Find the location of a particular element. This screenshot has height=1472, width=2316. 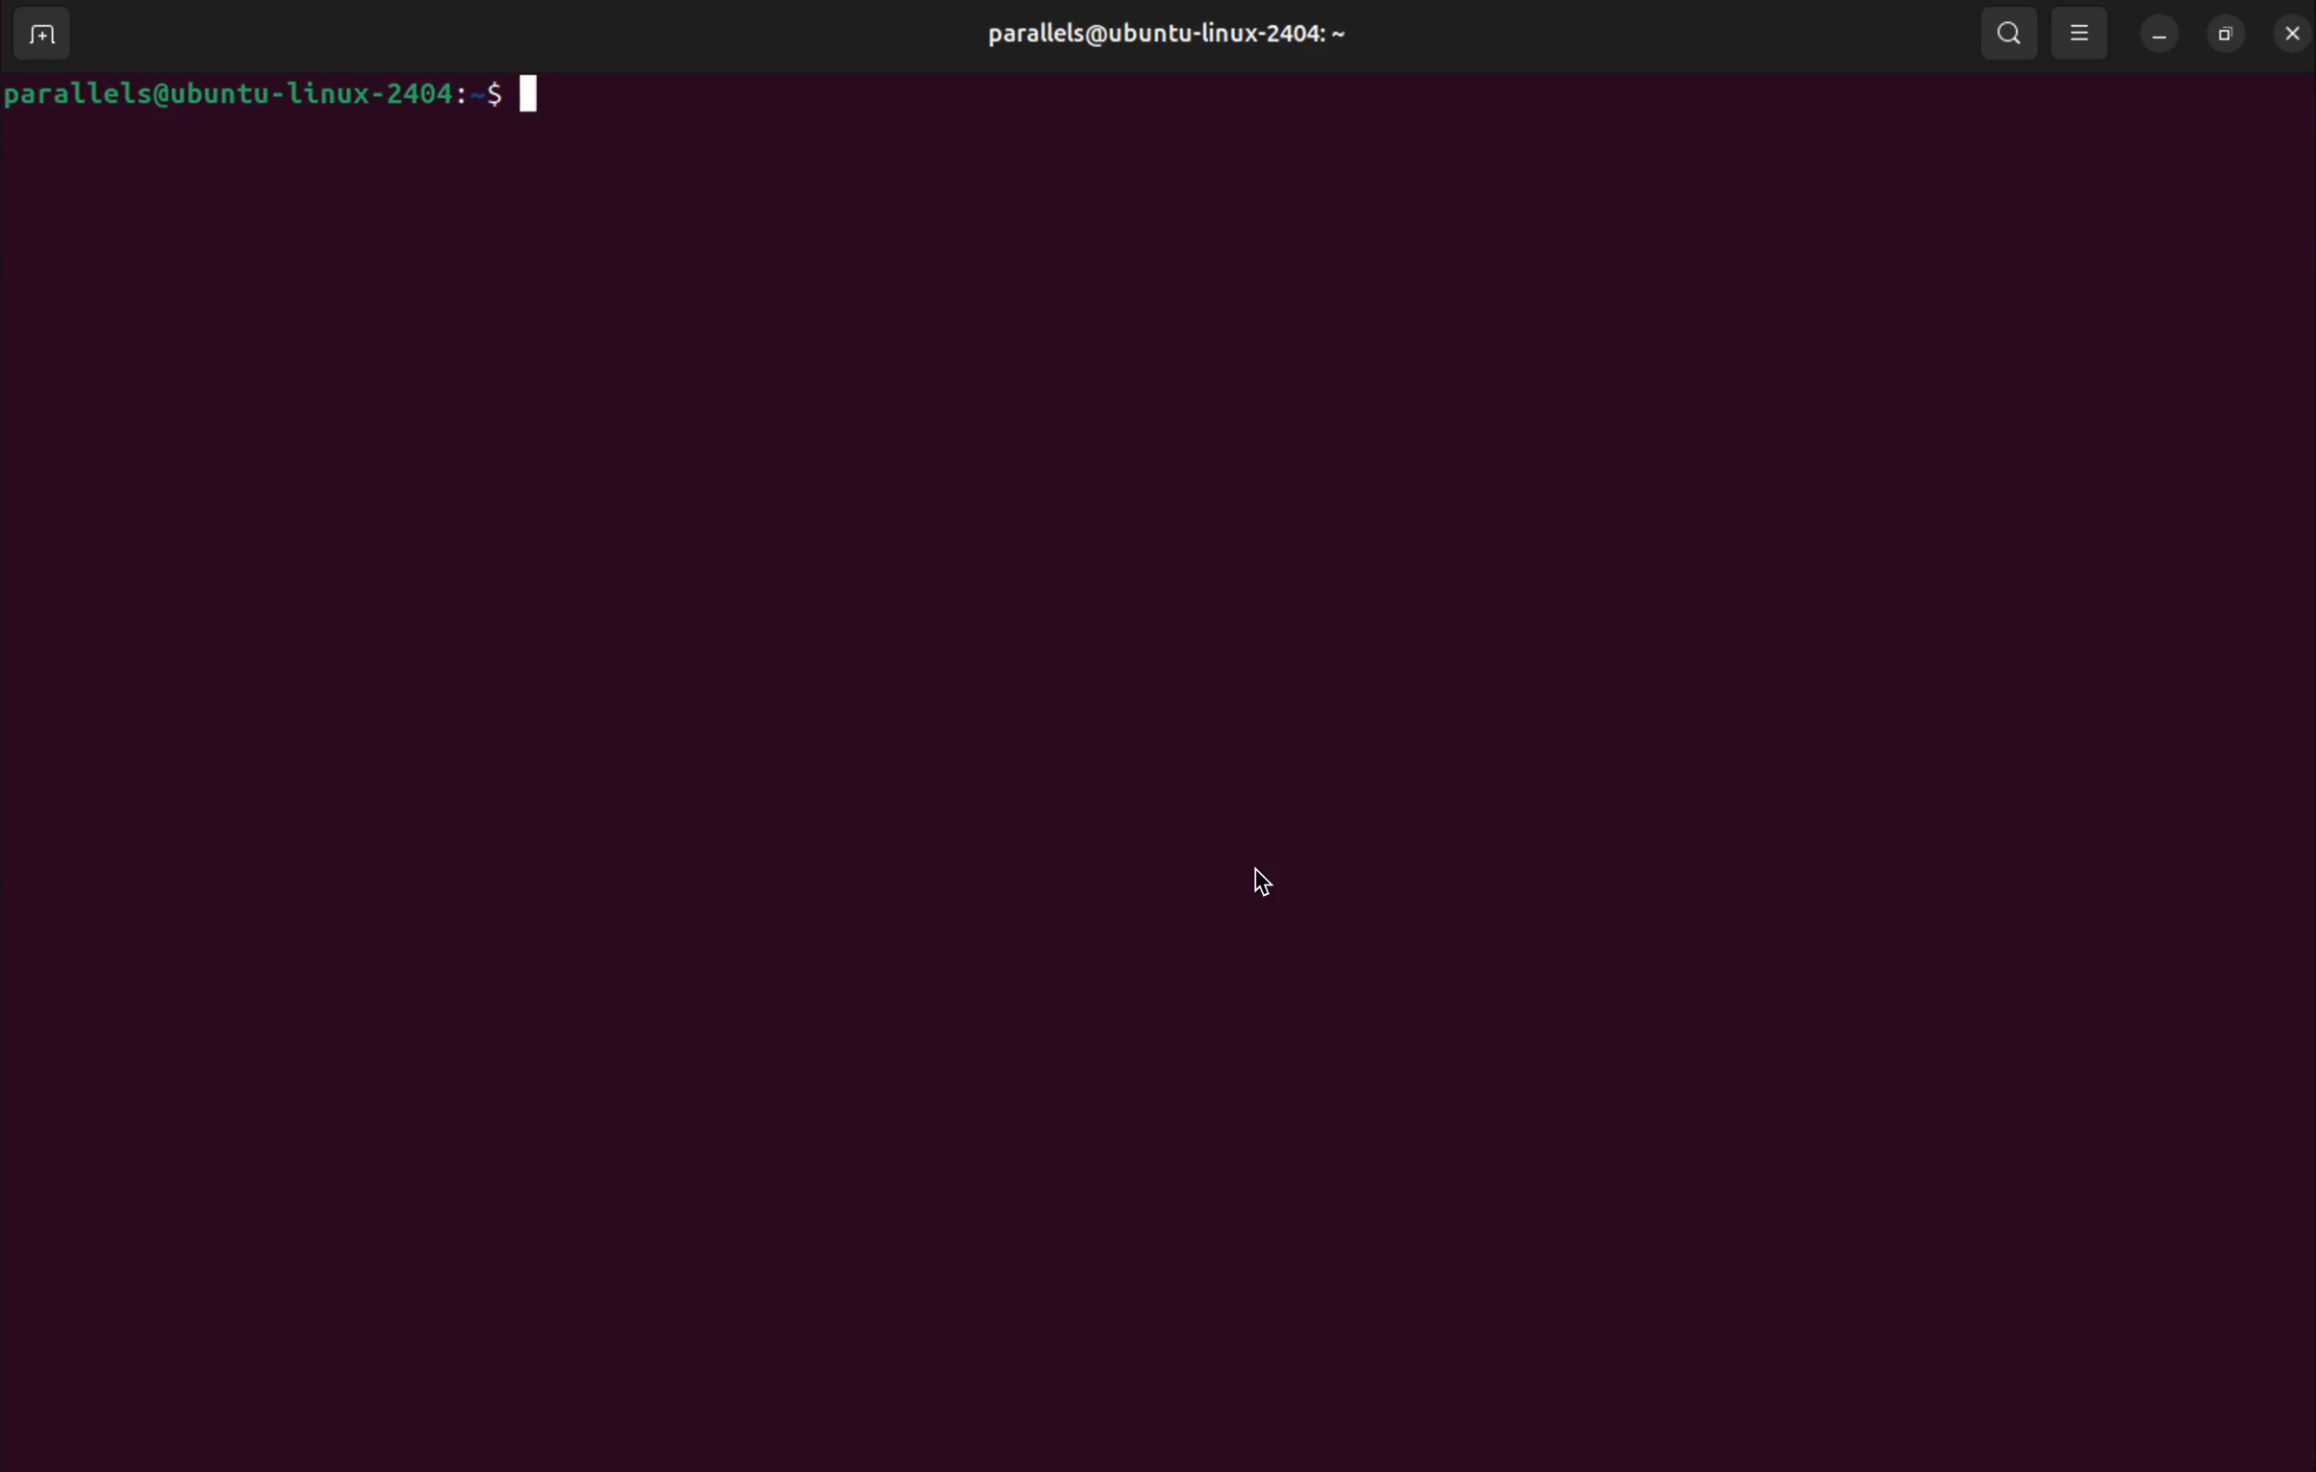

add terminal is located at coordinates (51, 37).